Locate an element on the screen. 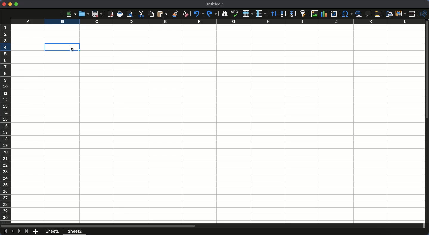 This screenshot has height=235, width=429. Copy is located at coordinates (151, 14).